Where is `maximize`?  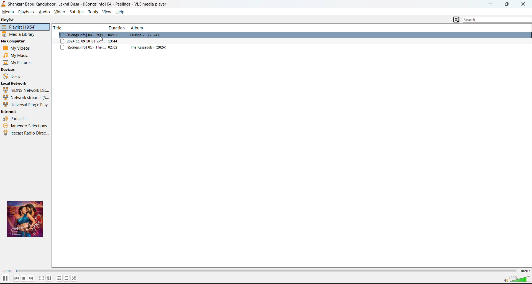
maximize is located at coordinates (507, 4).